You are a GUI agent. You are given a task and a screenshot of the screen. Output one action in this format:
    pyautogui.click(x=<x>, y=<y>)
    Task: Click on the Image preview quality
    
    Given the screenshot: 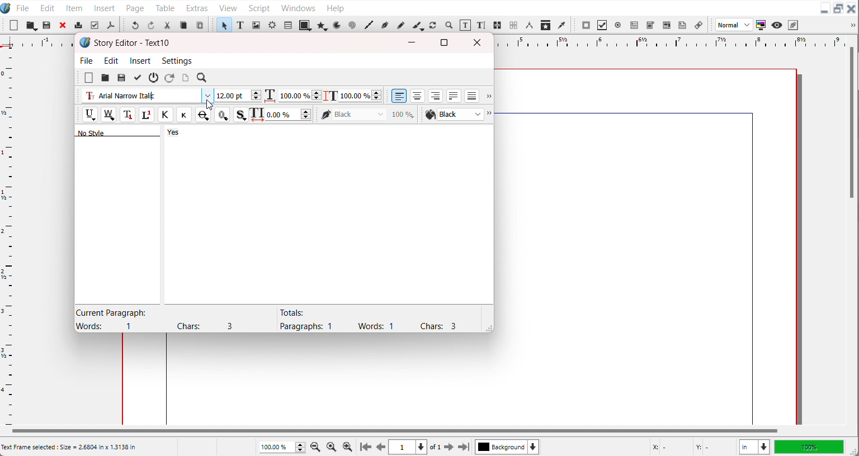 What is the action you would take?
    pyautogui.click(x=734, y=25)
    